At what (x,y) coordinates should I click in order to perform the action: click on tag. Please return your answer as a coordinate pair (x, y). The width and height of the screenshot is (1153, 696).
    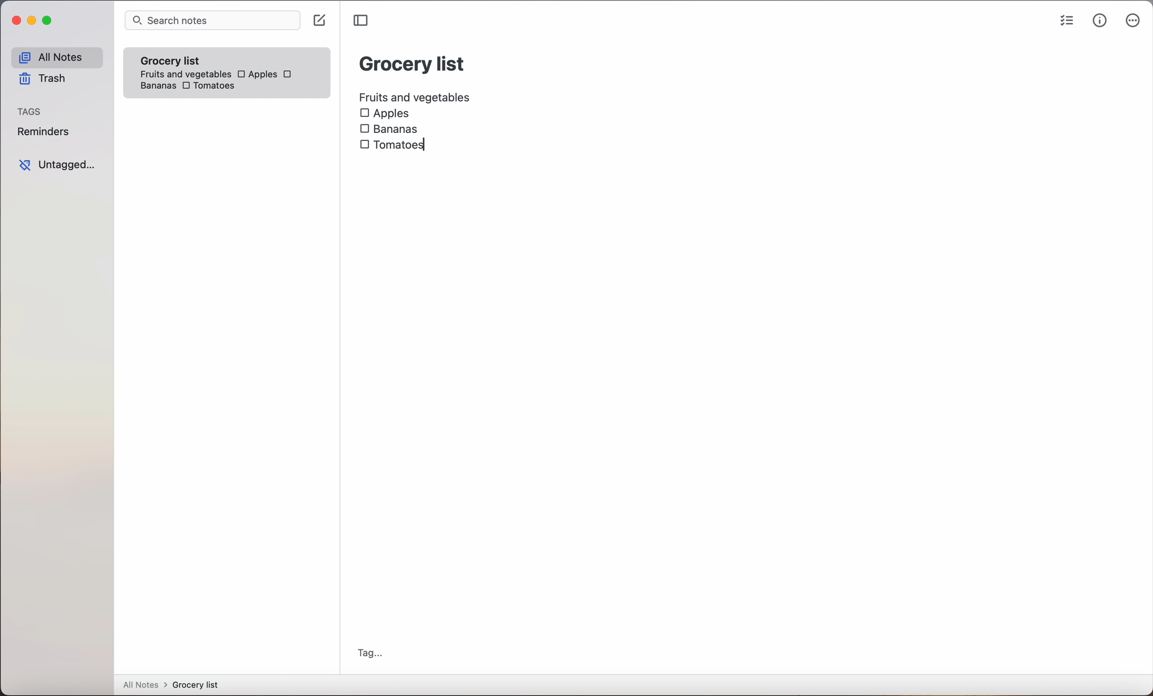
    Looking at the image, I should click on (370, 653).